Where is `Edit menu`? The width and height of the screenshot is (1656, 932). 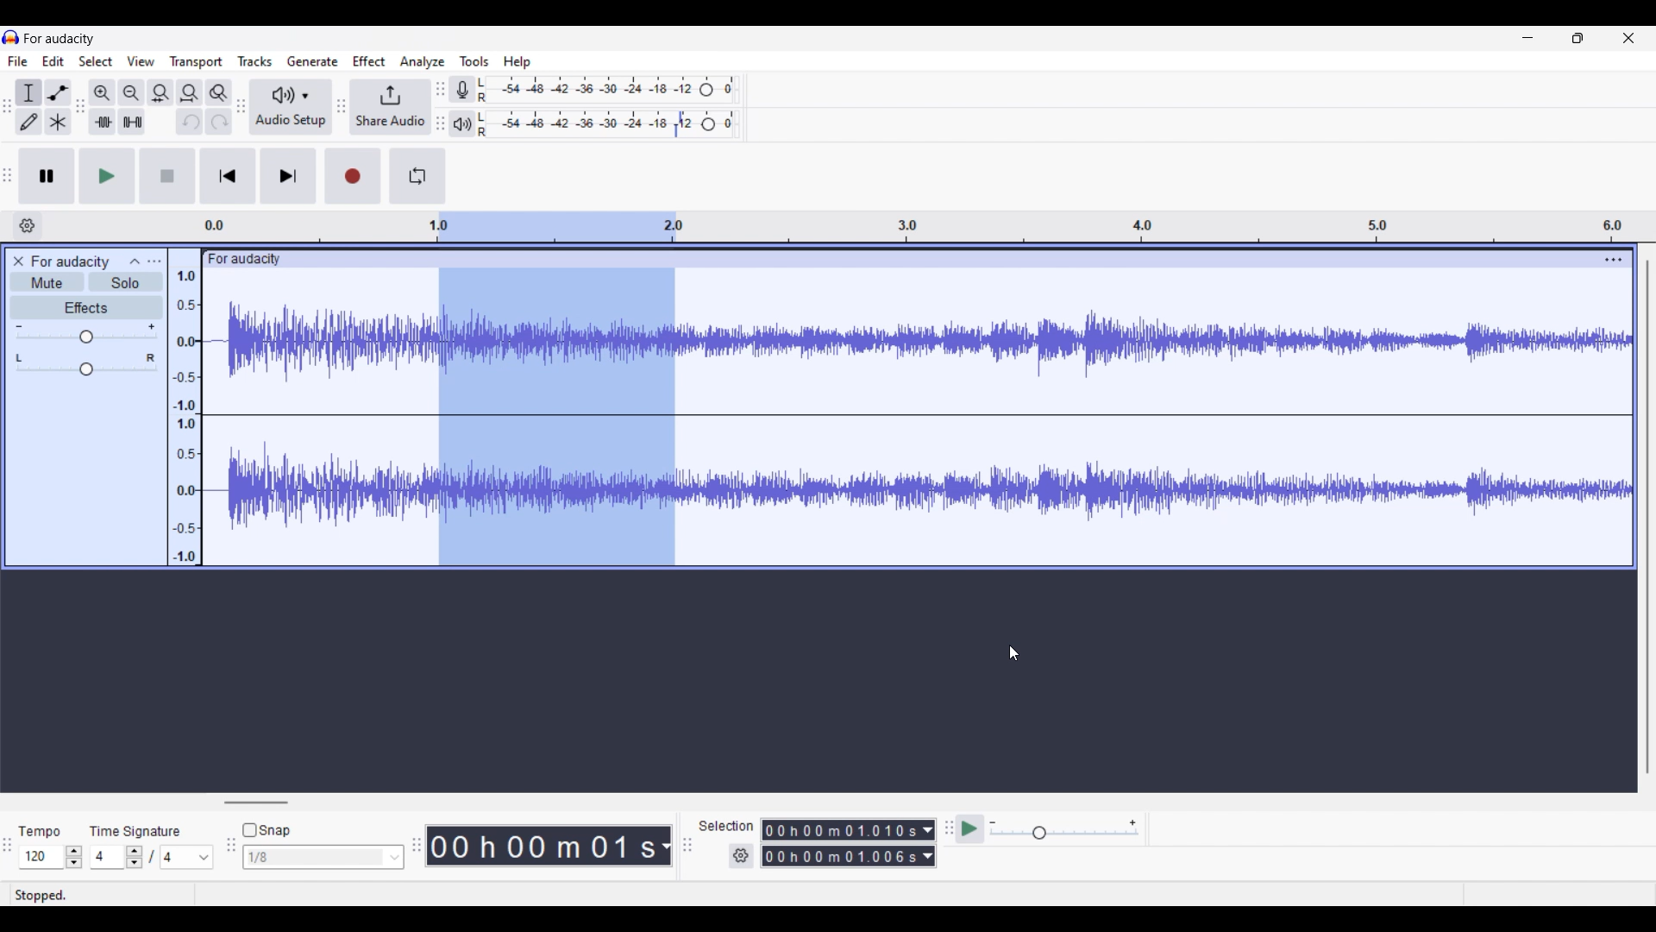 Edit menu is located at coordinates (53, 61).